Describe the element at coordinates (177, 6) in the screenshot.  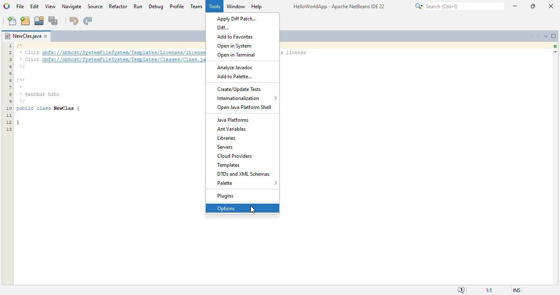
I see `profile` at that location.